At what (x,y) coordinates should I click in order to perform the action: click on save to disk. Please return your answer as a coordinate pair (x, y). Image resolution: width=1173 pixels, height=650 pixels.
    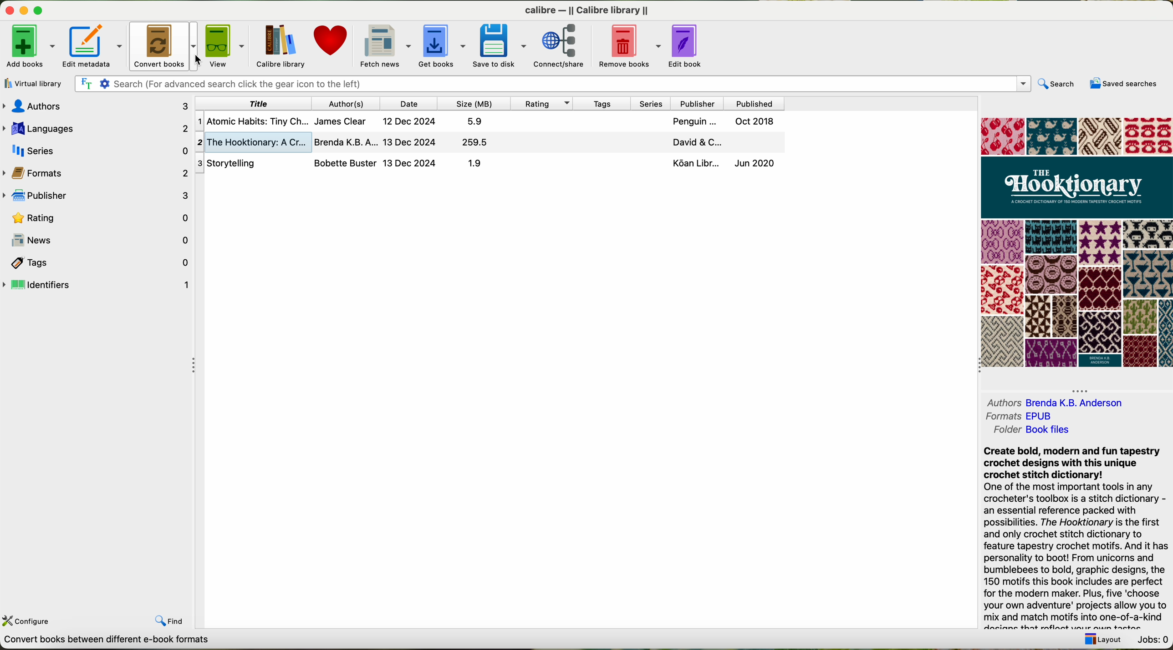
    Looking at the image, I should click on (499, 45).